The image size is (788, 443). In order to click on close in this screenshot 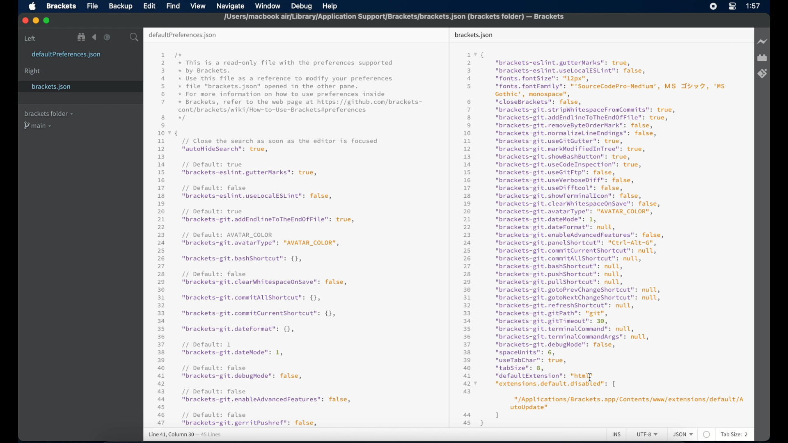, I will do `click(24, 20)`.